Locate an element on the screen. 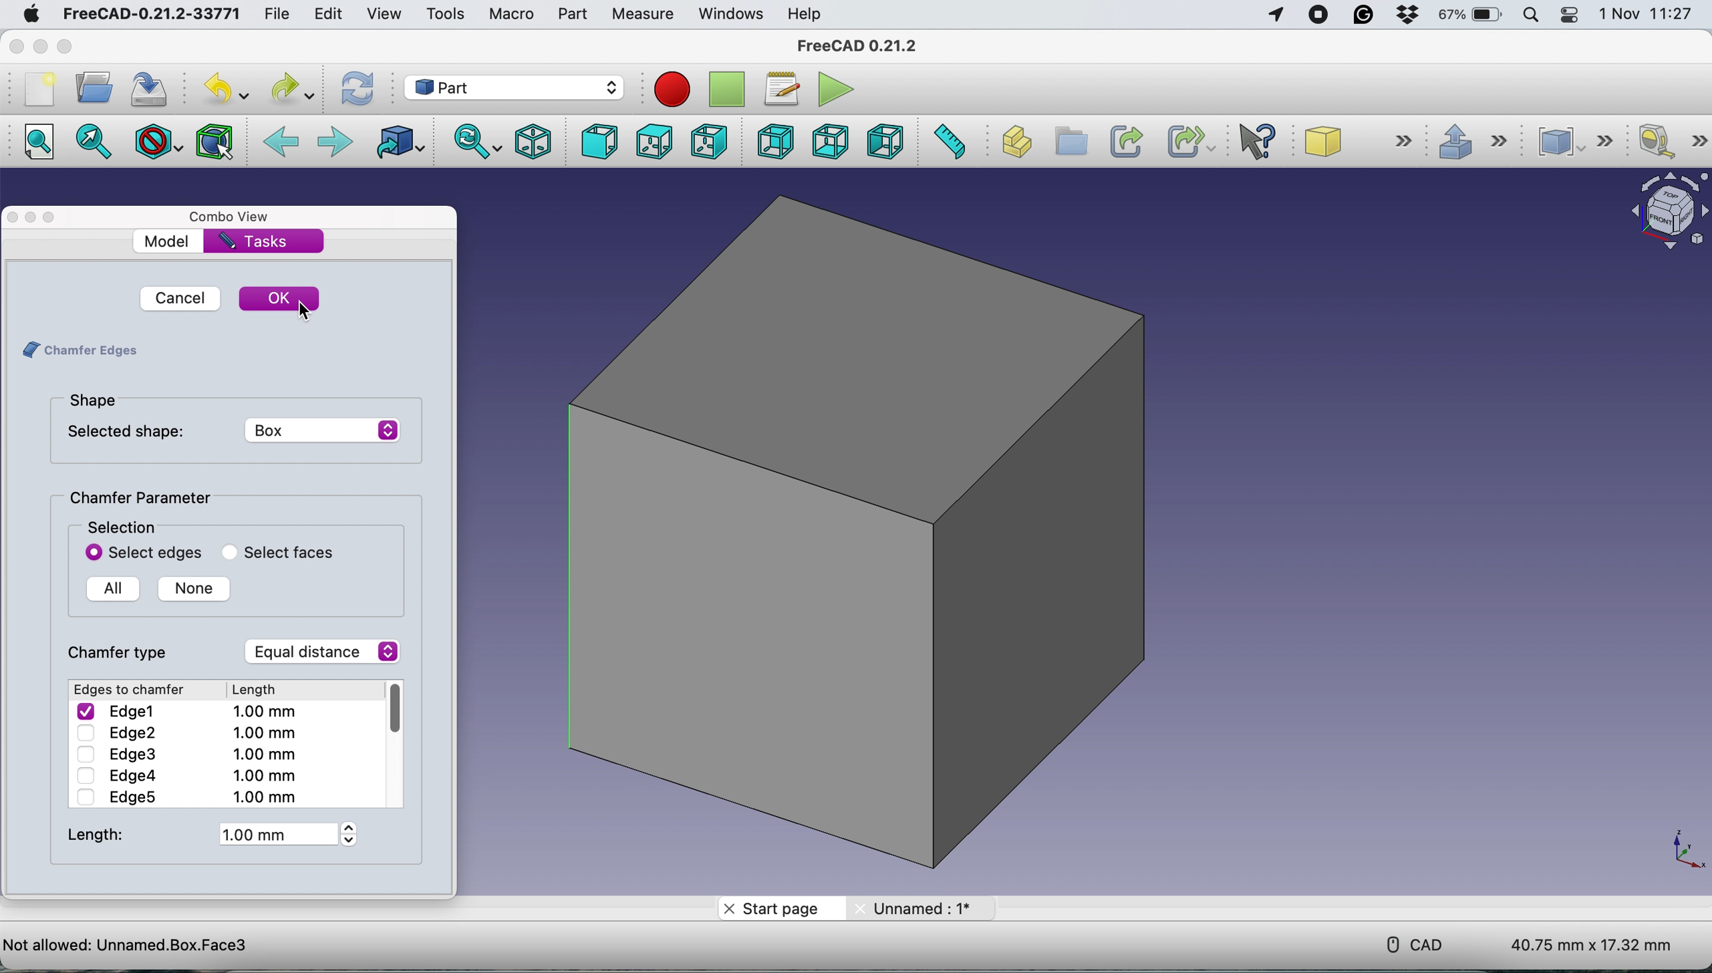 This screenshot has height=973, width=1712. box is located at coordinates (880, 537).